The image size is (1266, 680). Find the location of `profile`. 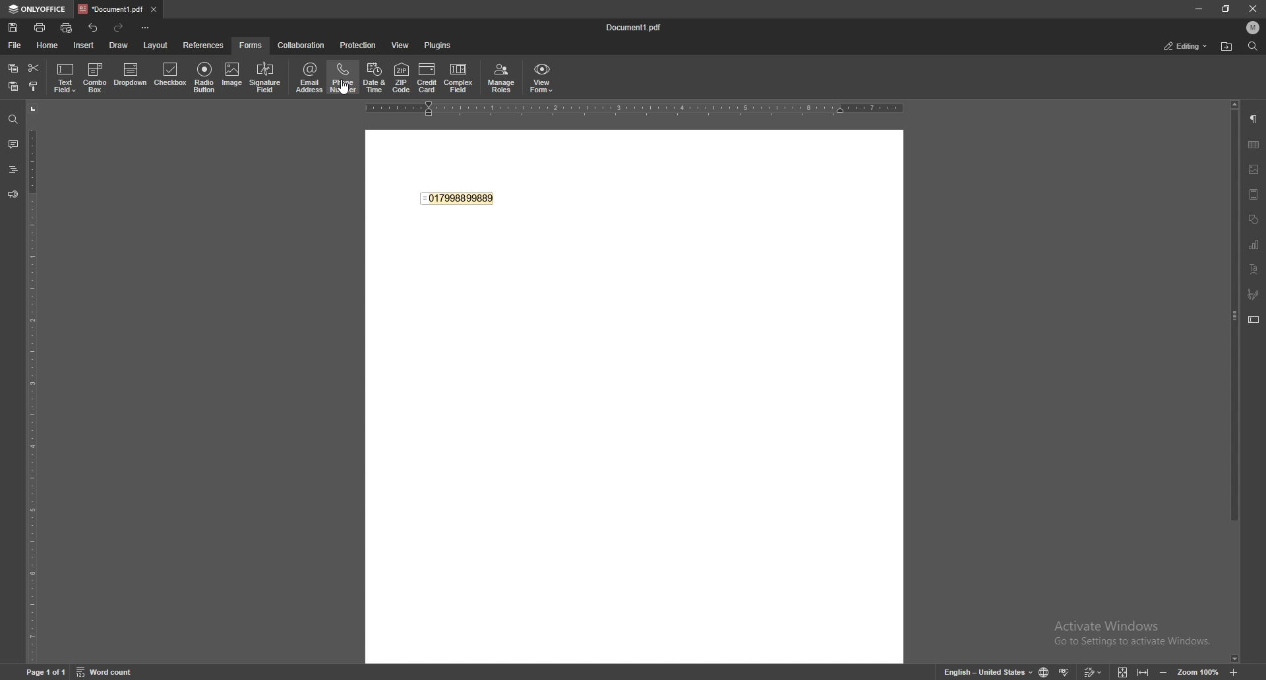

profile is located at coordinates (1253, 28).